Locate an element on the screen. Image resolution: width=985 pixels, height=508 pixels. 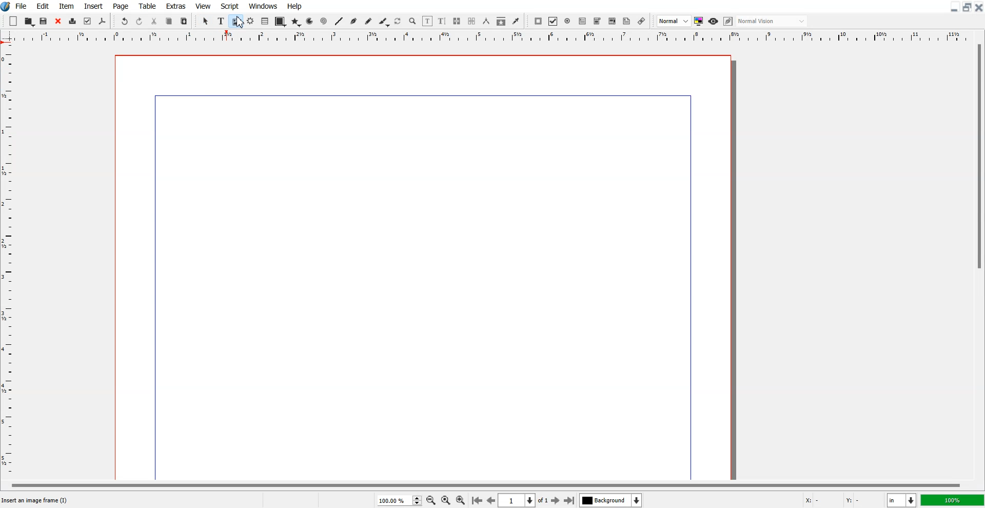
Text Frame is located at coordinates (221, 21).